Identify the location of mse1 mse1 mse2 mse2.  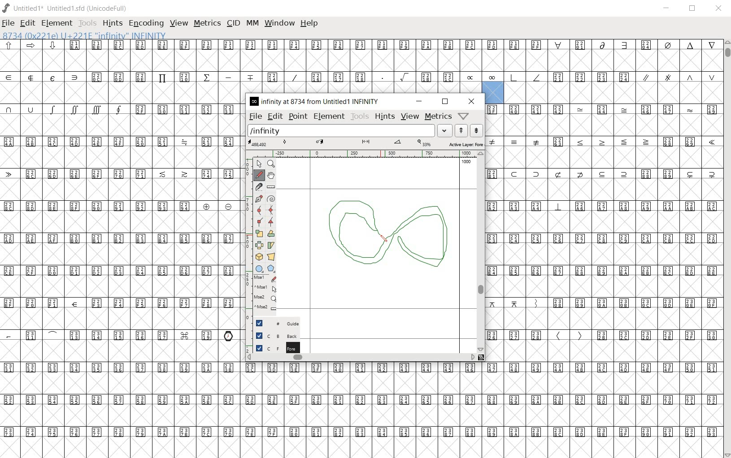
(262, 295).